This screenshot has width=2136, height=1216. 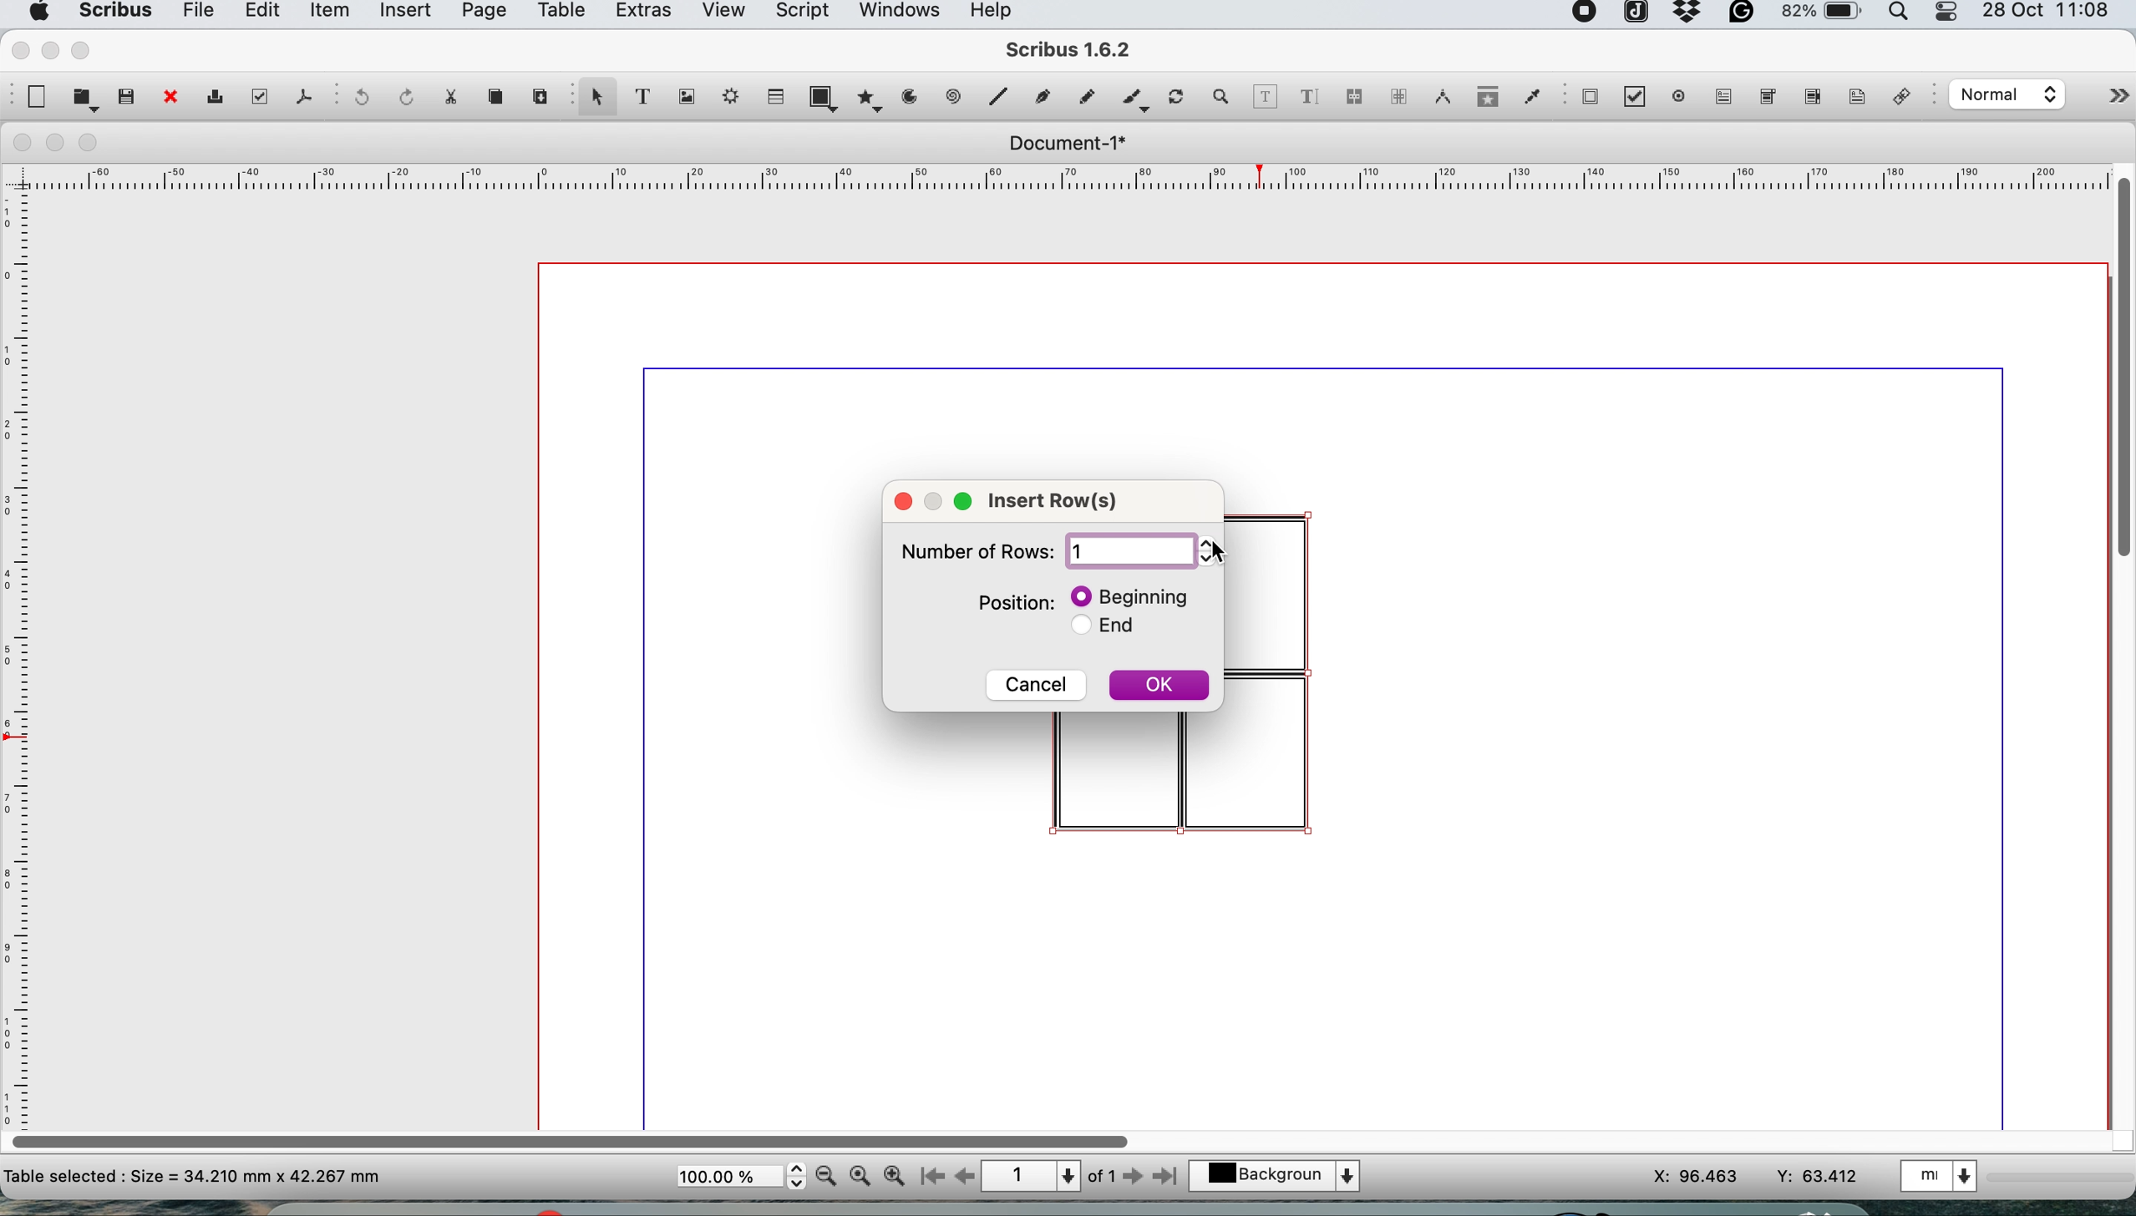 What do you see at coordinates (863, 1174) in the screenshot?
I see `zoom 100%` at bounding box center [863, 1174].